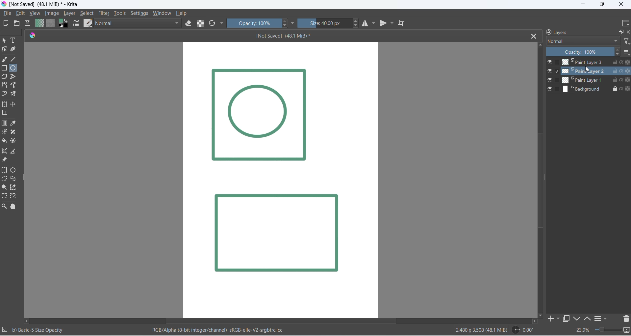  I want to click on display type, so click(624, 22).